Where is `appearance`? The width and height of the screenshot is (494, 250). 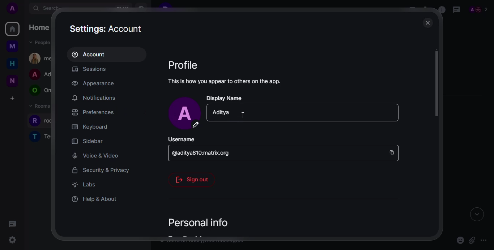 appearance is located at coordinates (93, 83).